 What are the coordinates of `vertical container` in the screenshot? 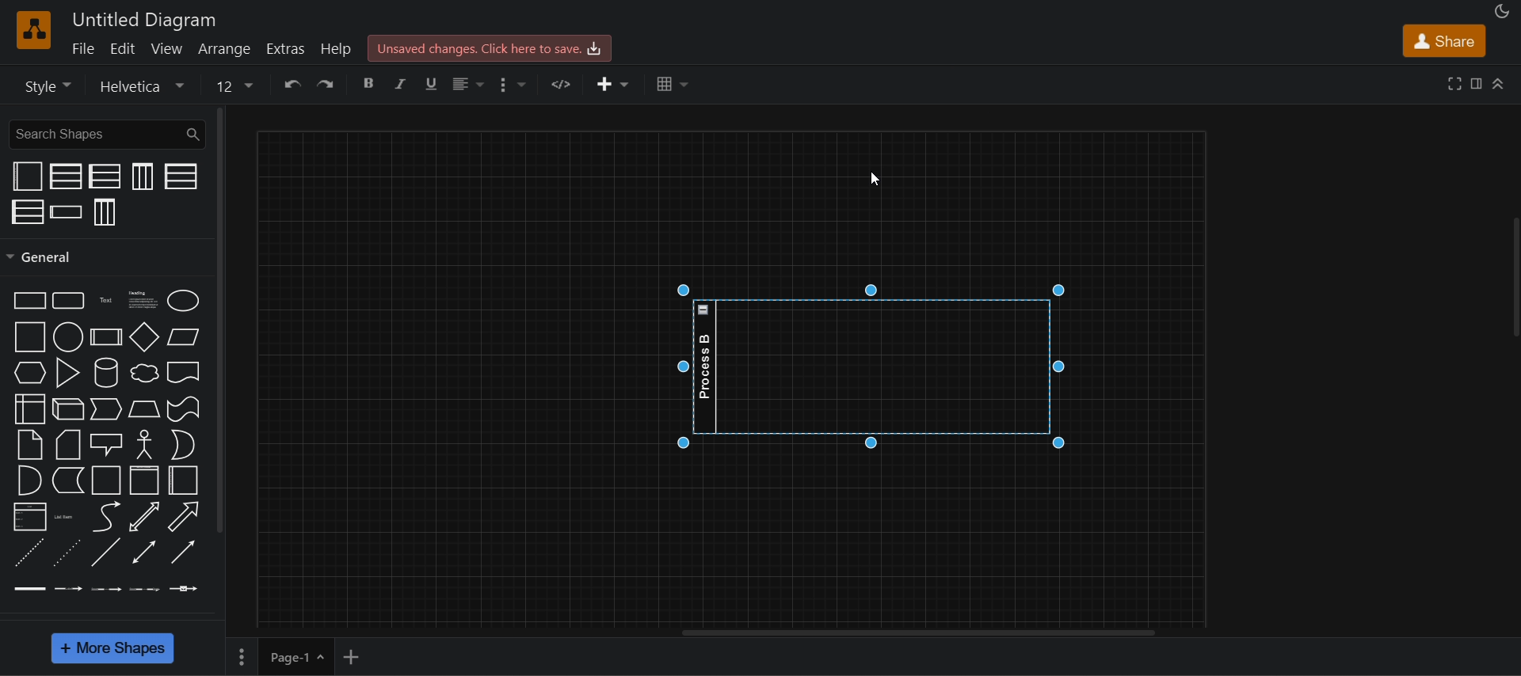 It's located at (144, 480).